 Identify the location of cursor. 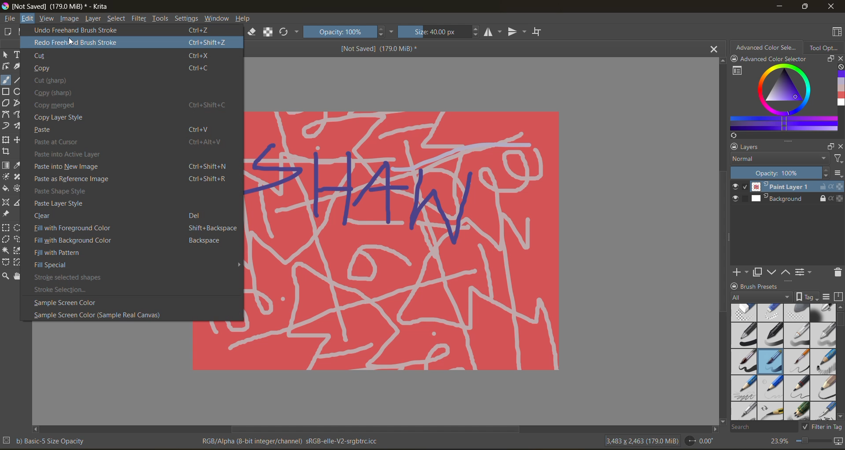
(72, 41).